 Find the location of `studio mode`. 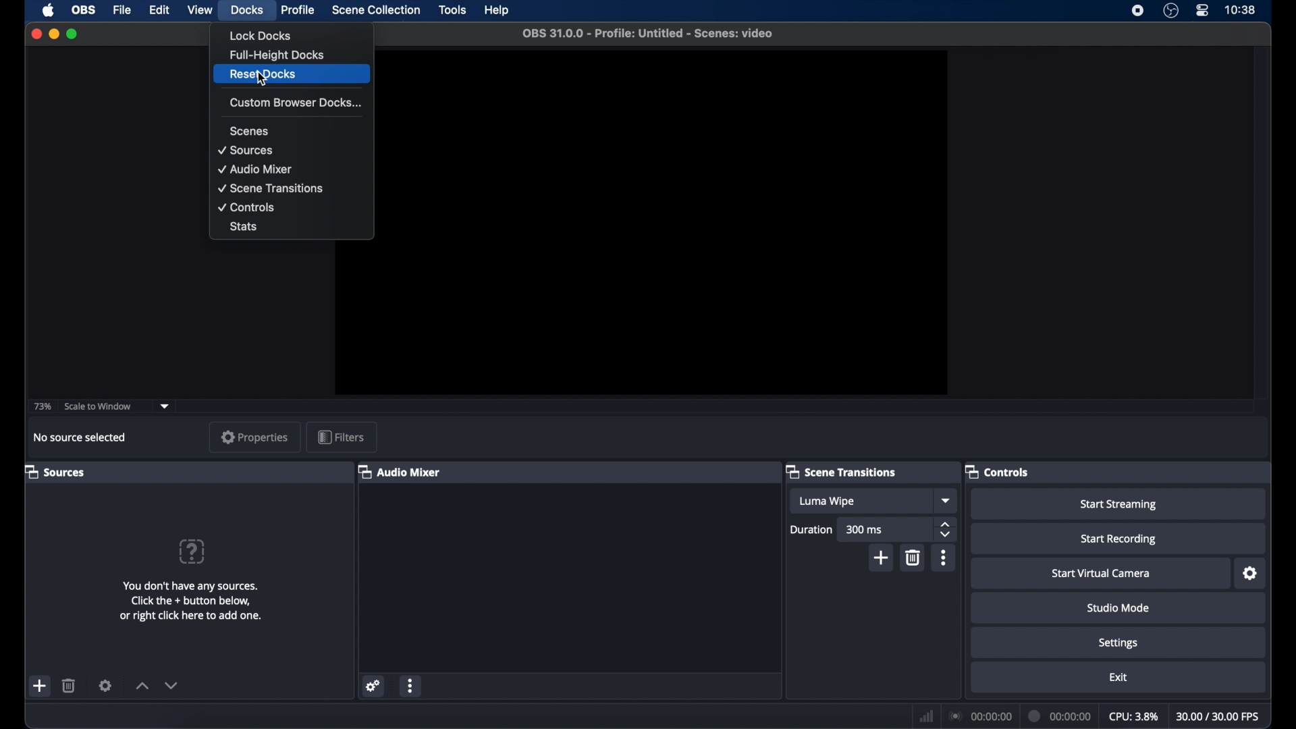

studio mode is located at coordinates (1118, 607).